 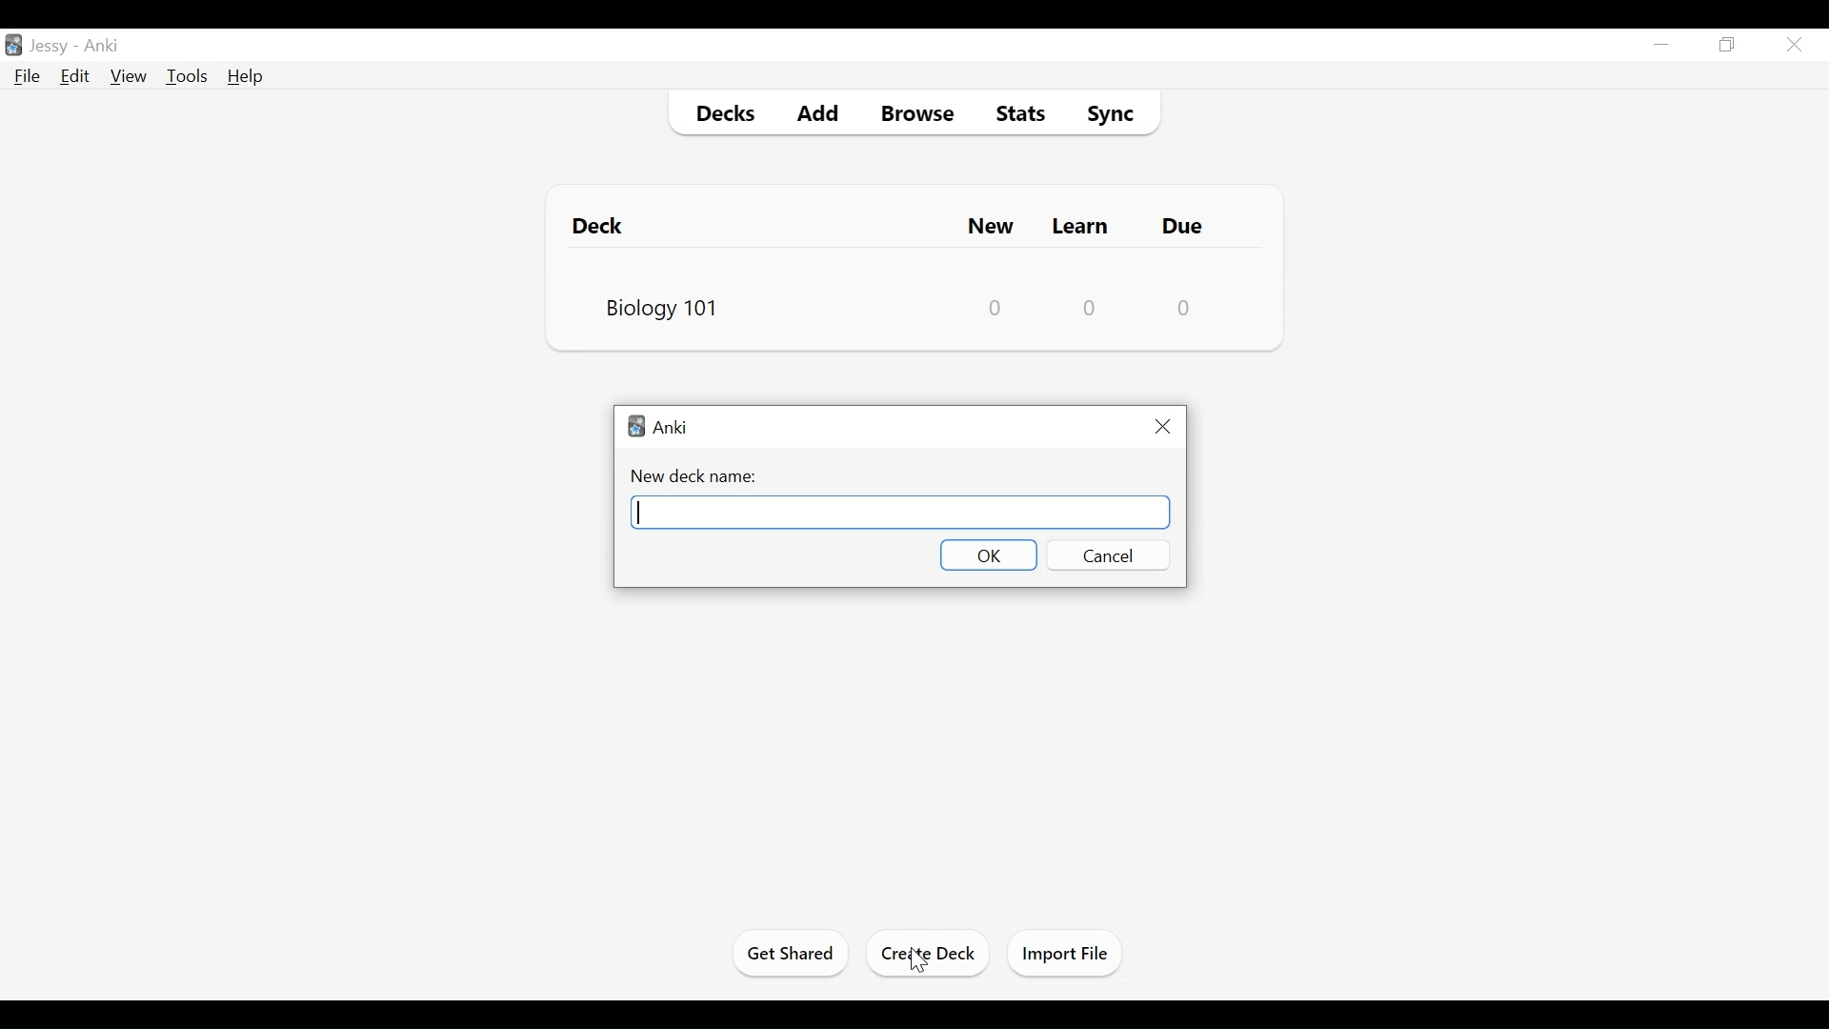 I want to click on Restore, so click(x=1727, y=44).